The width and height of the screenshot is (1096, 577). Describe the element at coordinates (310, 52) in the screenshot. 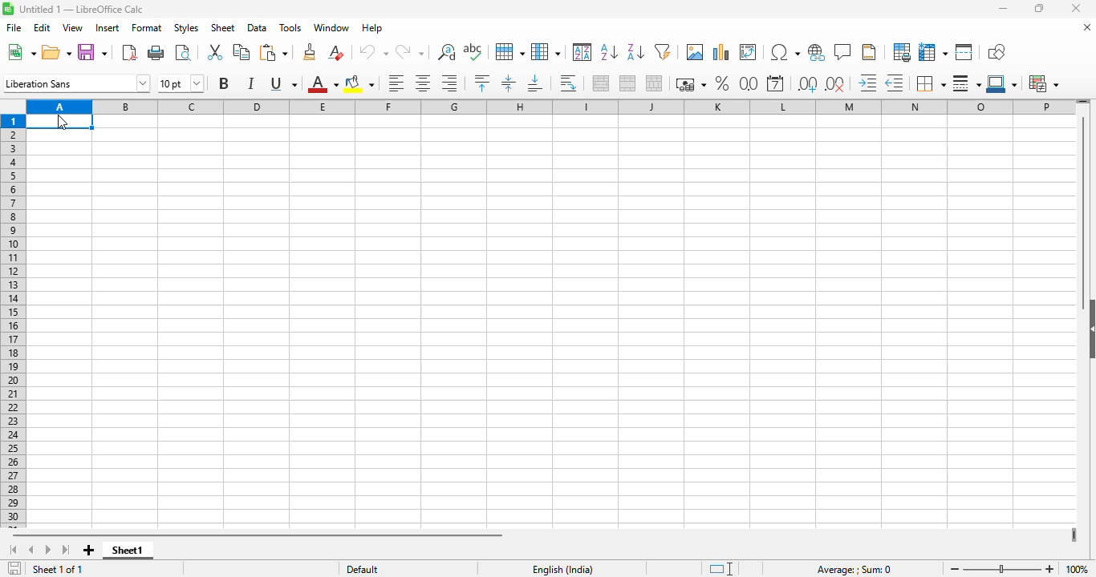

I see `clone formatting` at that location.